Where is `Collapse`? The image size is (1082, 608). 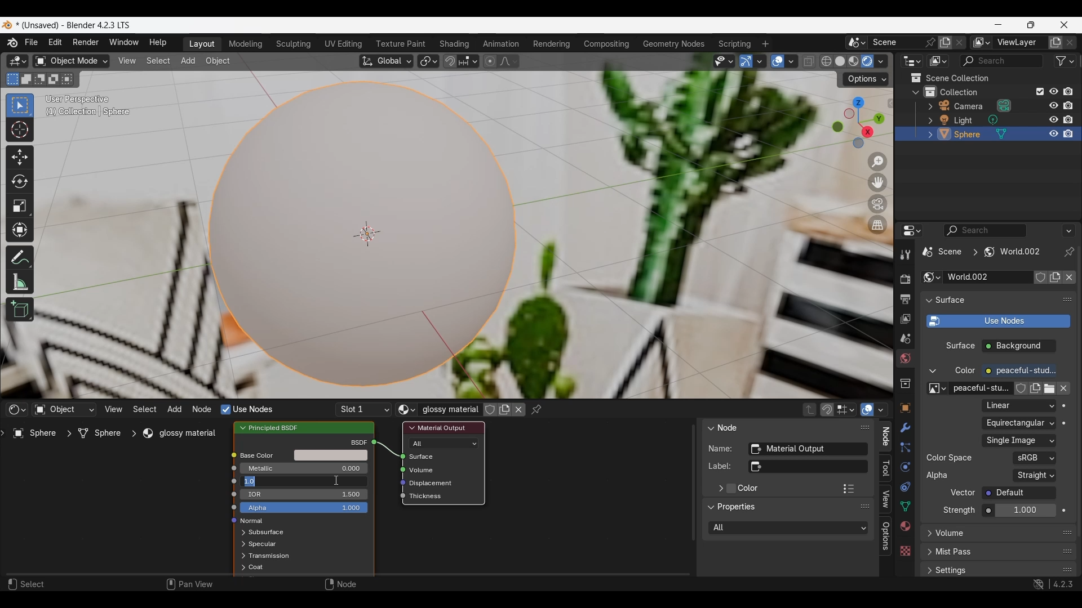 Collapse is located at coordinates (711, 507).